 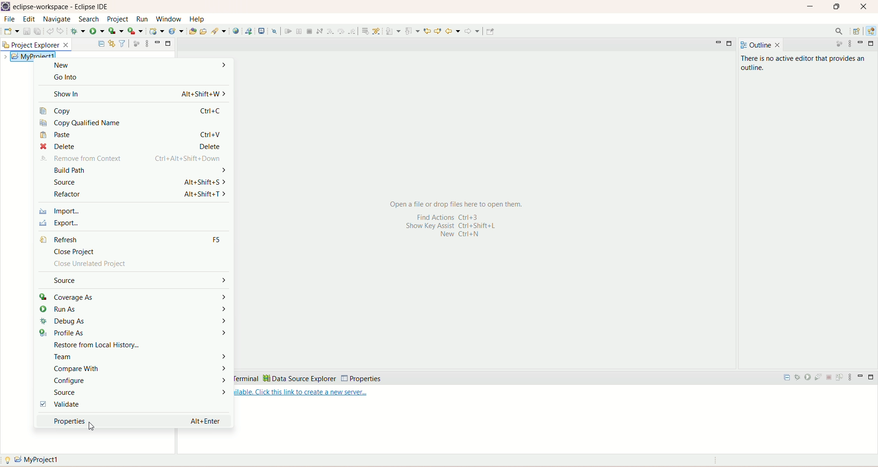 I want to click on compare with, so click(x=133, y=370).